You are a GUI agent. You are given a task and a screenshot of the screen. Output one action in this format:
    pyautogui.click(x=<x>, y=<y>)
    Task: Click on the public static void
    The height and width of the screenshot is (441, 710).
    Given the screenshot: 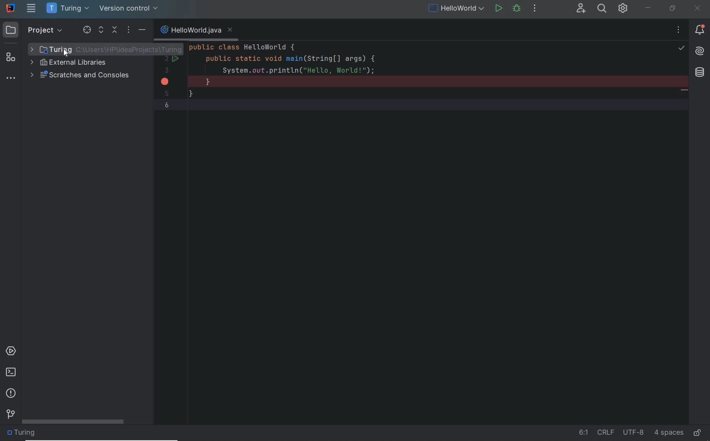 What is the action you would take?
    pyautogui.click(x=684, y=91)
    